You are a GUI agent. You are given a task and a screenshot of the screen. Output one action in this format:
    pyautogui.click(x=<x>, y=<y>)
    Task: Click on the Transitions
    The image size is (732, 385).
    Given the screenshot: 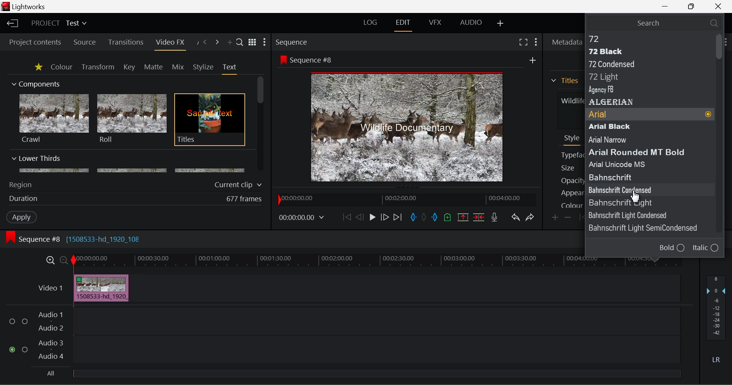 What is the action you would take?
    pyautogui.click(x=126, y=42)
    